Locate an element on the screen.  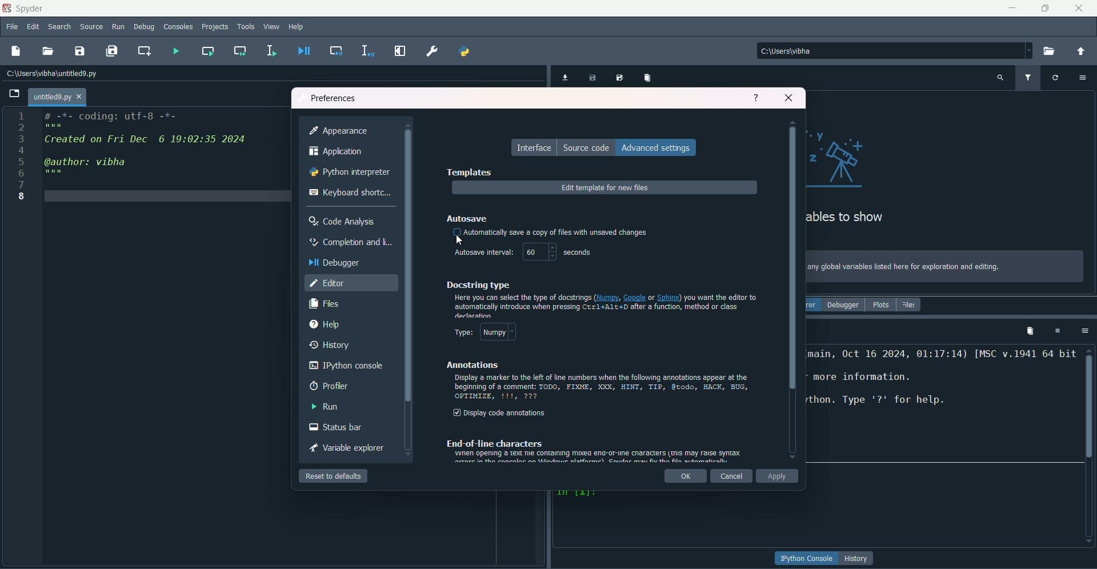
scrollbar is located at coordinates (1090, 403).